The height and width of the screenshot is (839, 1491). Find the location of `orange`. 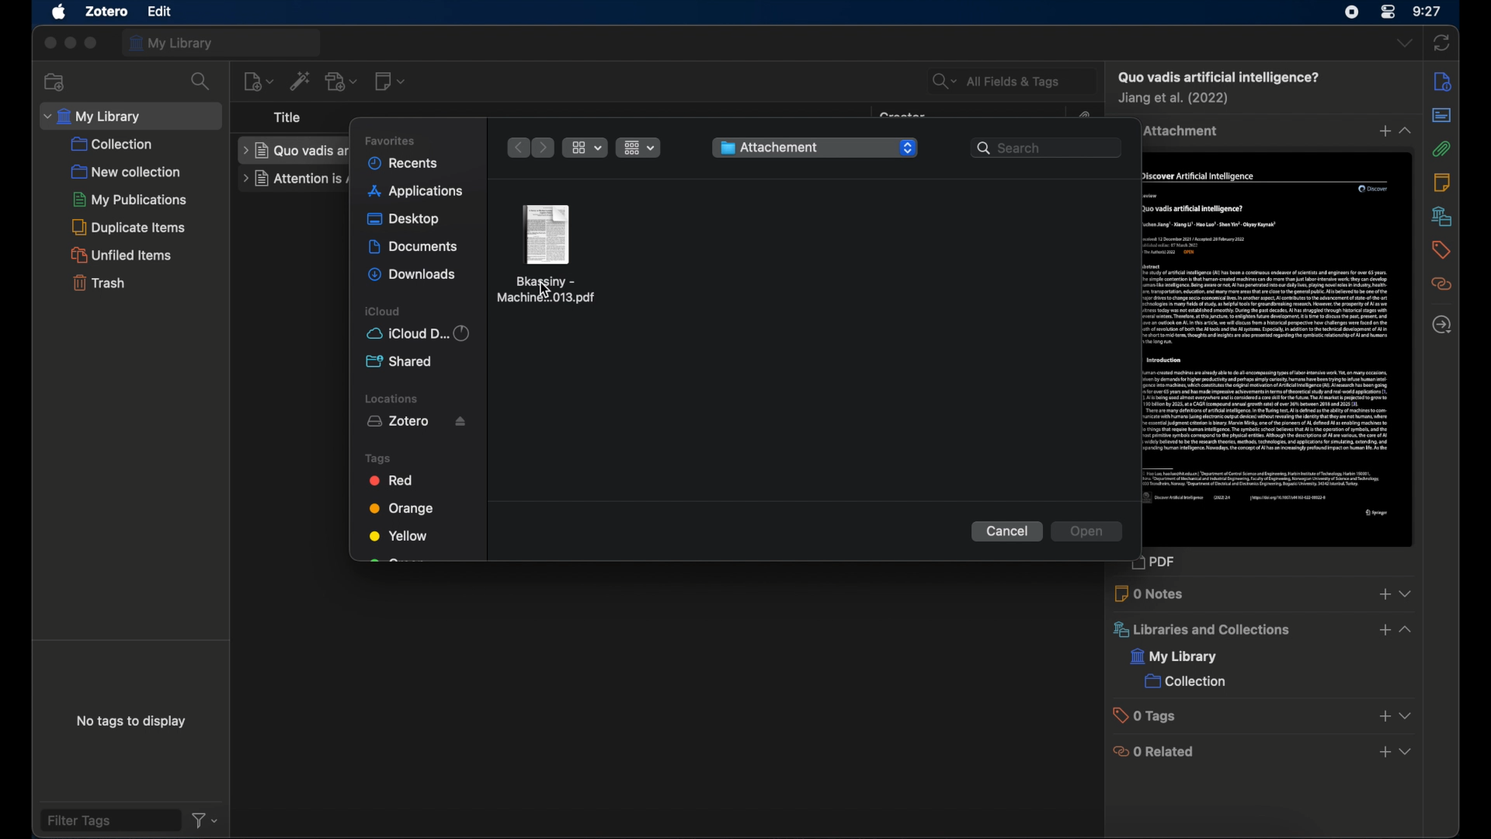

orange is located at coordinates (405, 508).